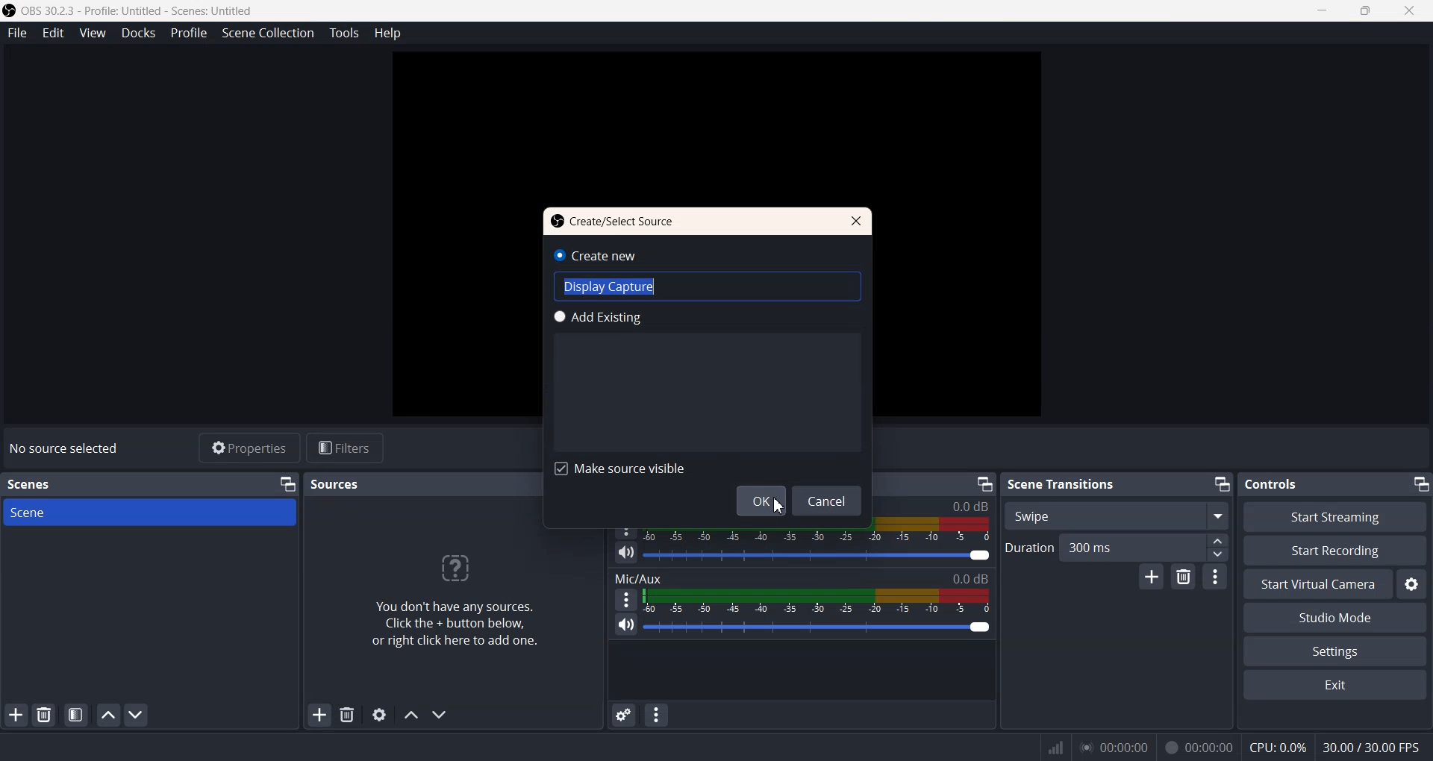 This screenshot has height=761, width=1433. Describe the element at coordinates (140, 10) in the screenshot. I see `® OBS 30.2.3 - Profile: Untitled - Scenes: Untitled` at that location.